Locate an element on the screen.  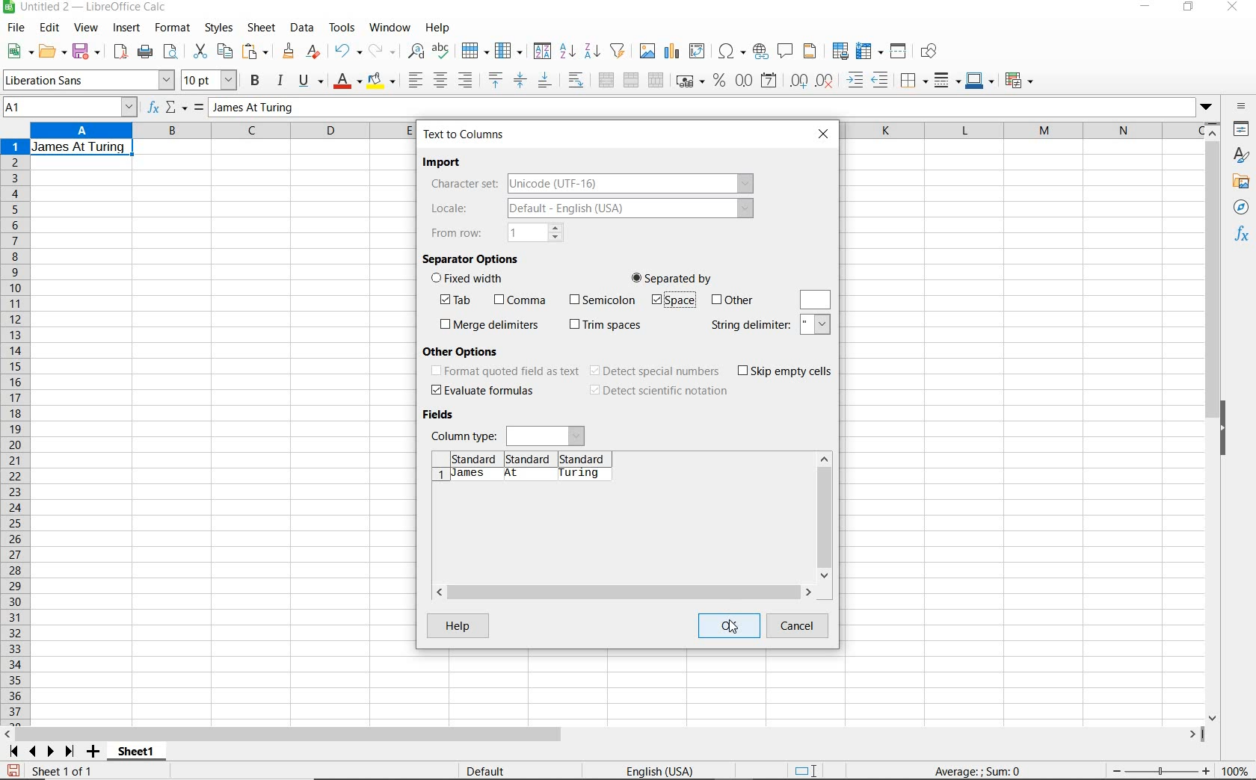
gallery is located at coordinates (1240, 183).